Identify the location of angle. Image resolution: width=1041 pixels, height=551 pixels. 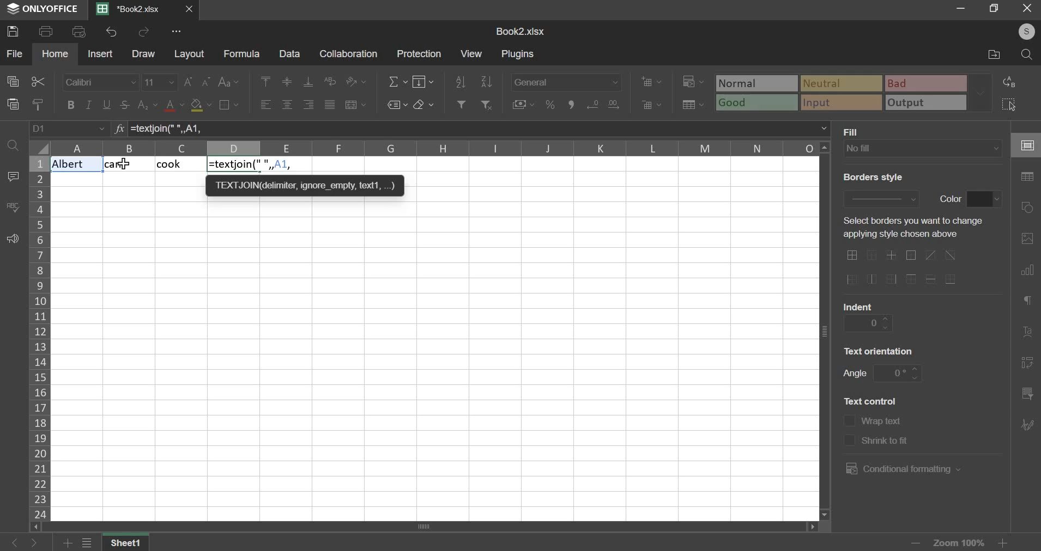
(899, 372).